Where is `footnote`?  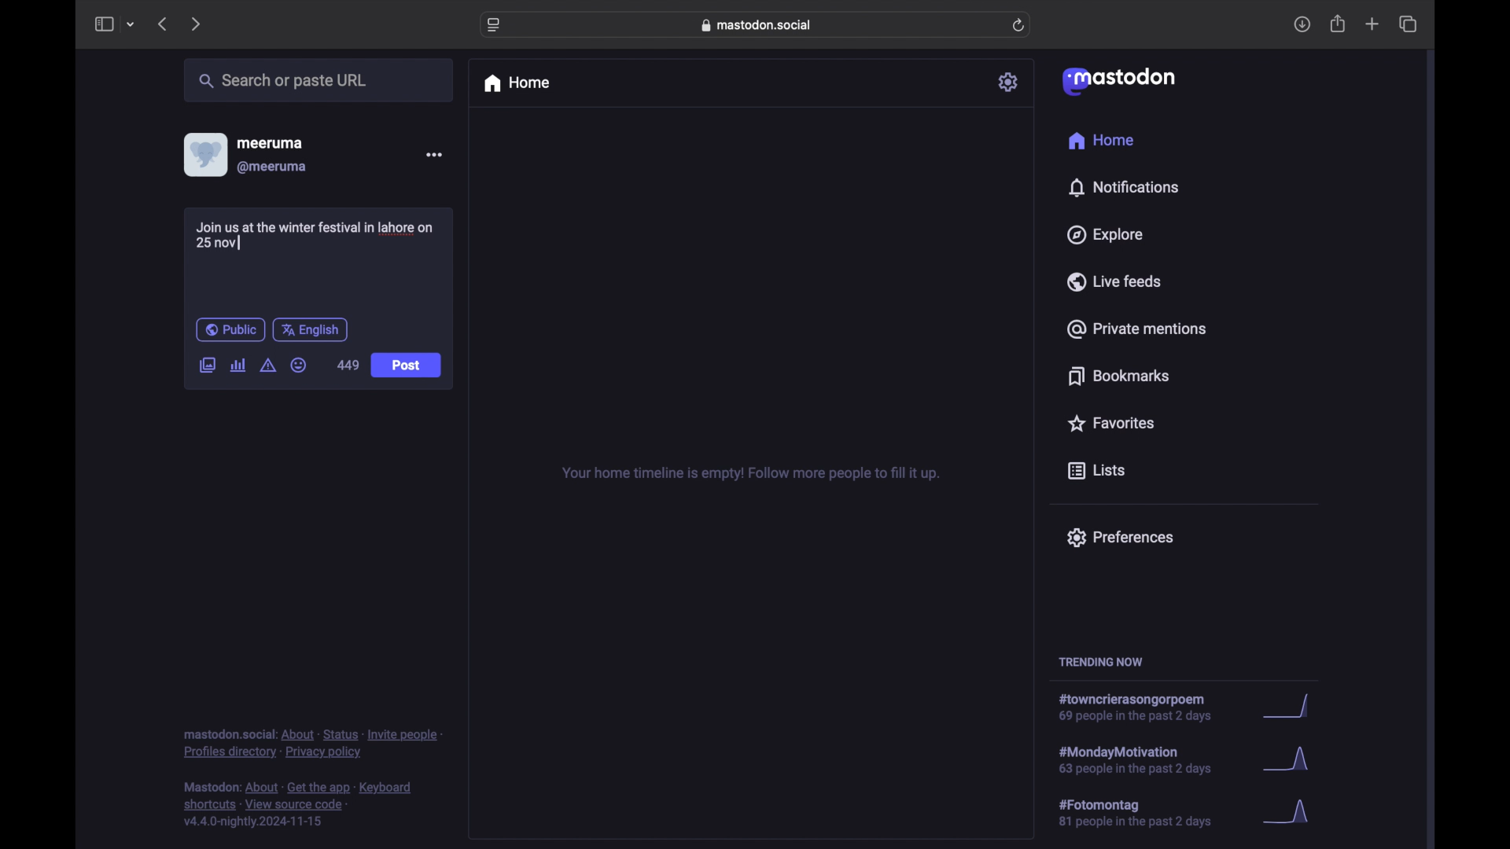
footnote is located at coordinates (300, 805).